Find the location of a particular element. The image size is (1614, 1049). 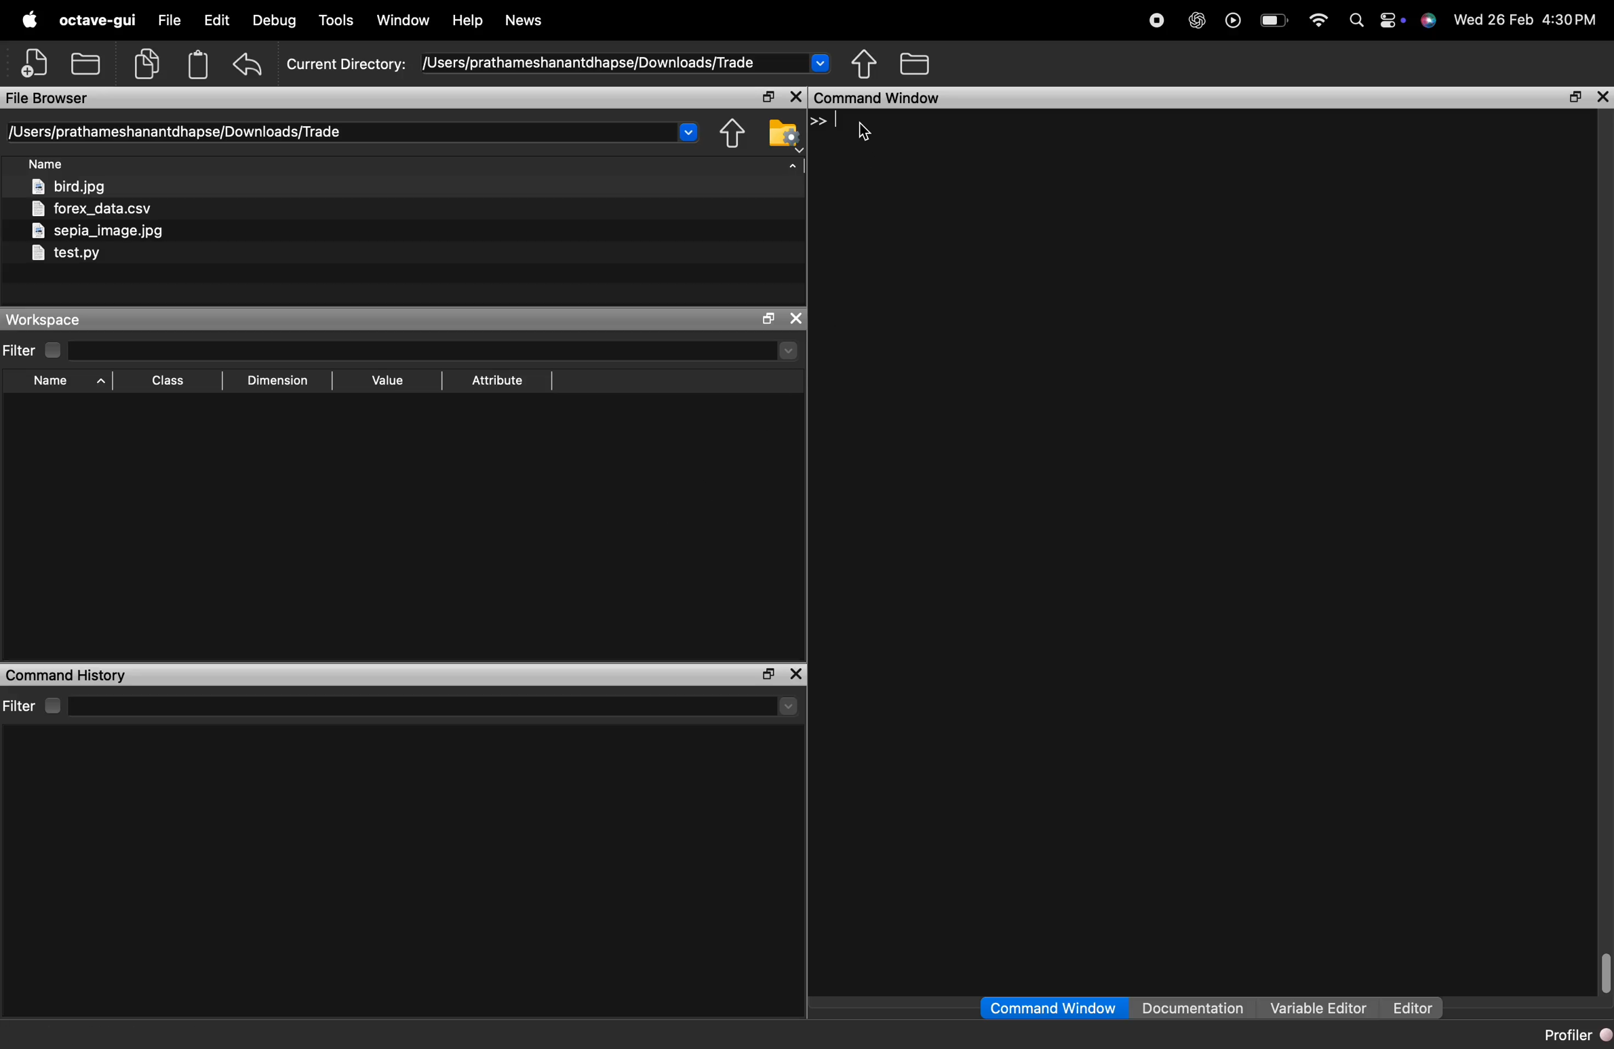

Drop-down  is located at coordinates (788, 350).